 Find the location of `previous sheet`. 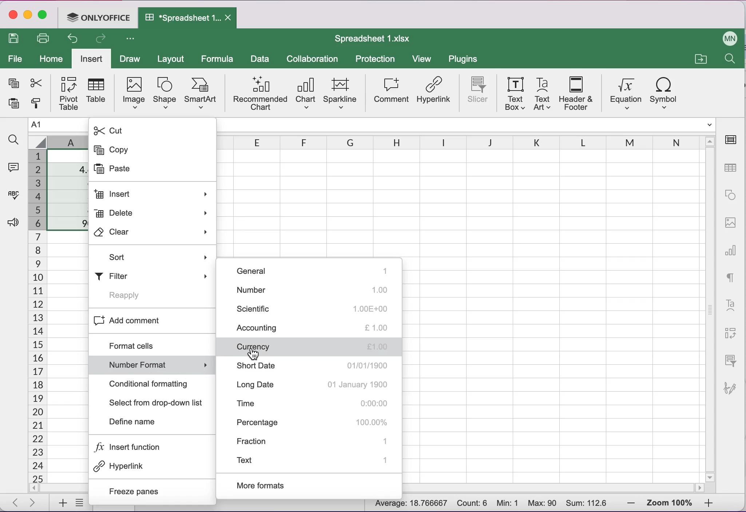

previous sheet is located at coordinates (17, 504).